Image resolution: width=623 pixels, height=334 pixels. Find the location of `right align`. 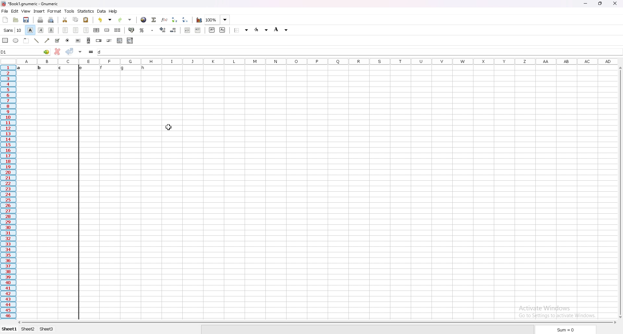

right align is located at coordinates (87, 30).